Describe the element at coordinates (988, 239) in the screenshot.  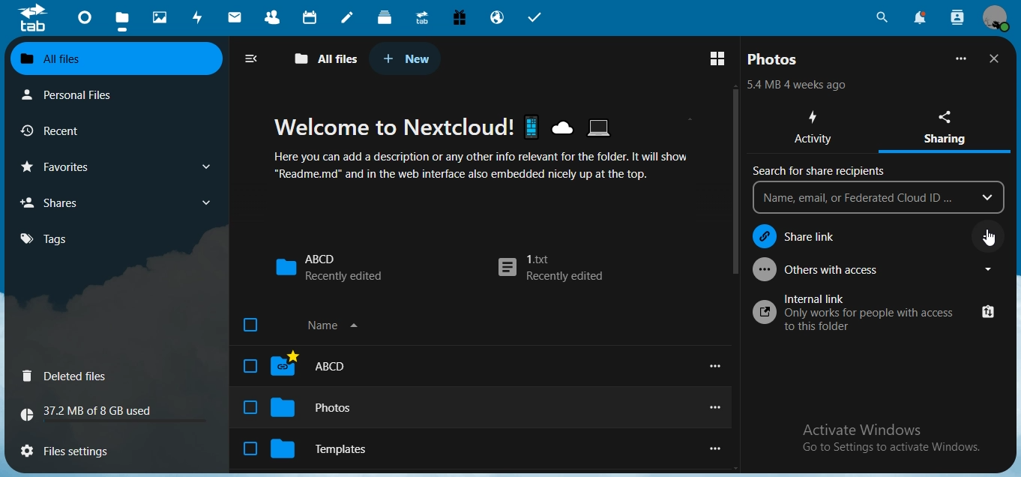
I see `cursor` at that location.